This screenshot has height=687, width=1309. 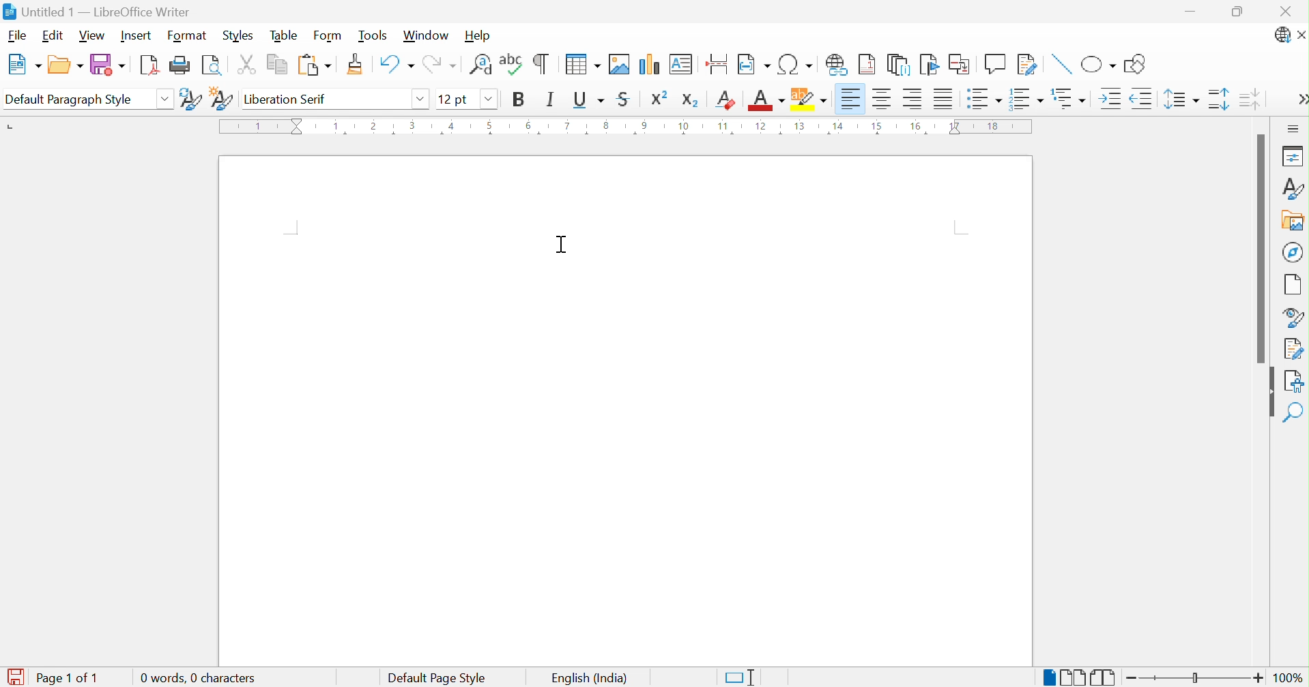 What do you see at coordinates (181, 65) in the screenshot?
I see `Print` at bounding box center [181, 65].